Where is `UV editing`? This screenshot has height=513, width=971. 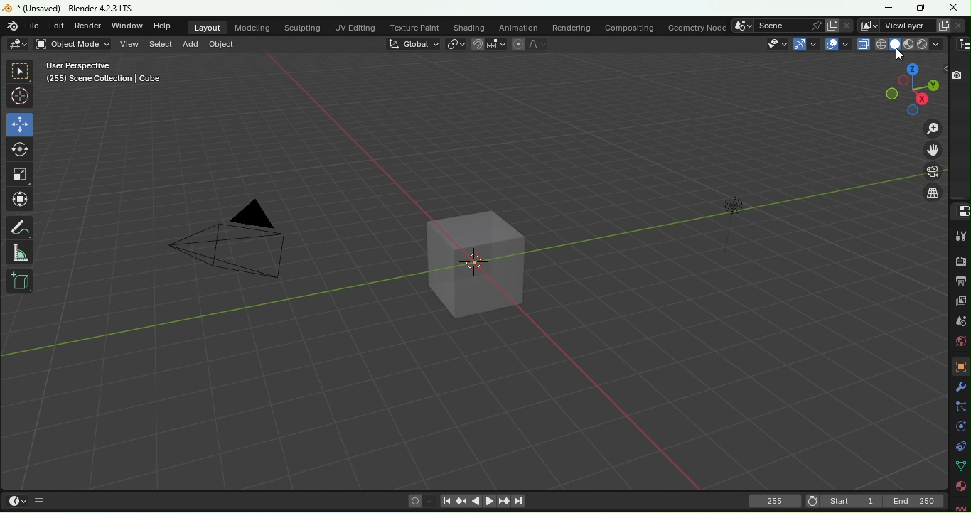 UV editing is located at coordinates (354, 27).